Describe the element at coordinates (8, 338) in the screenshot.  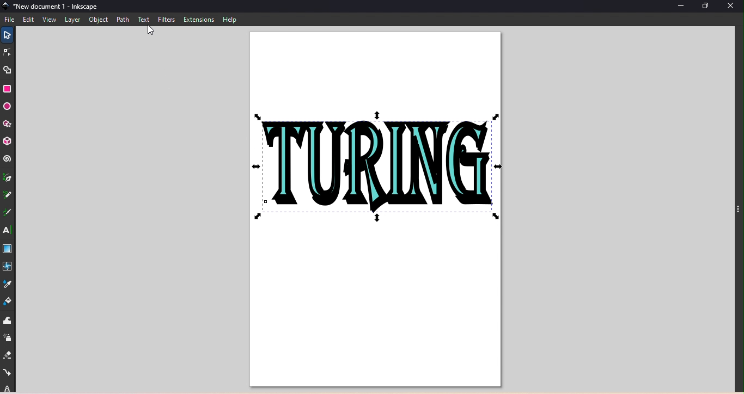
I see `Spray tool` at that location.